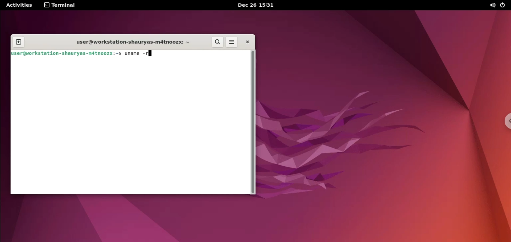 The image size is (511, 242). What do you see at coordinates (19, 42) in the screenshot?
I see `new terminal tab` at bounding box center [19, 42].